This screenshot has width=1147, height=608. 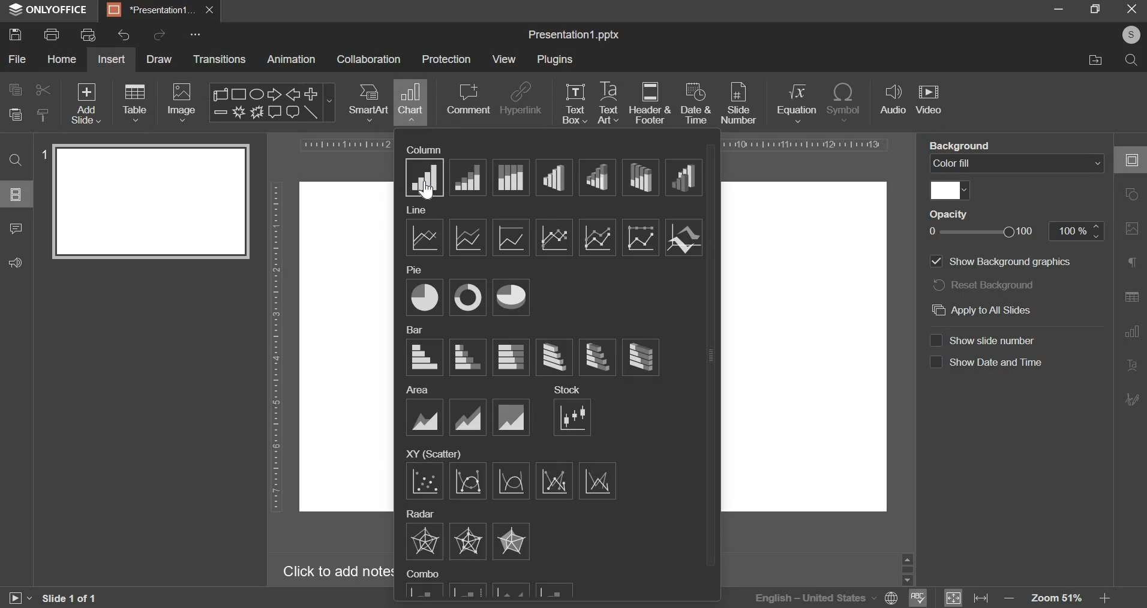 I want to click on protection, so click(x=447, y=59).